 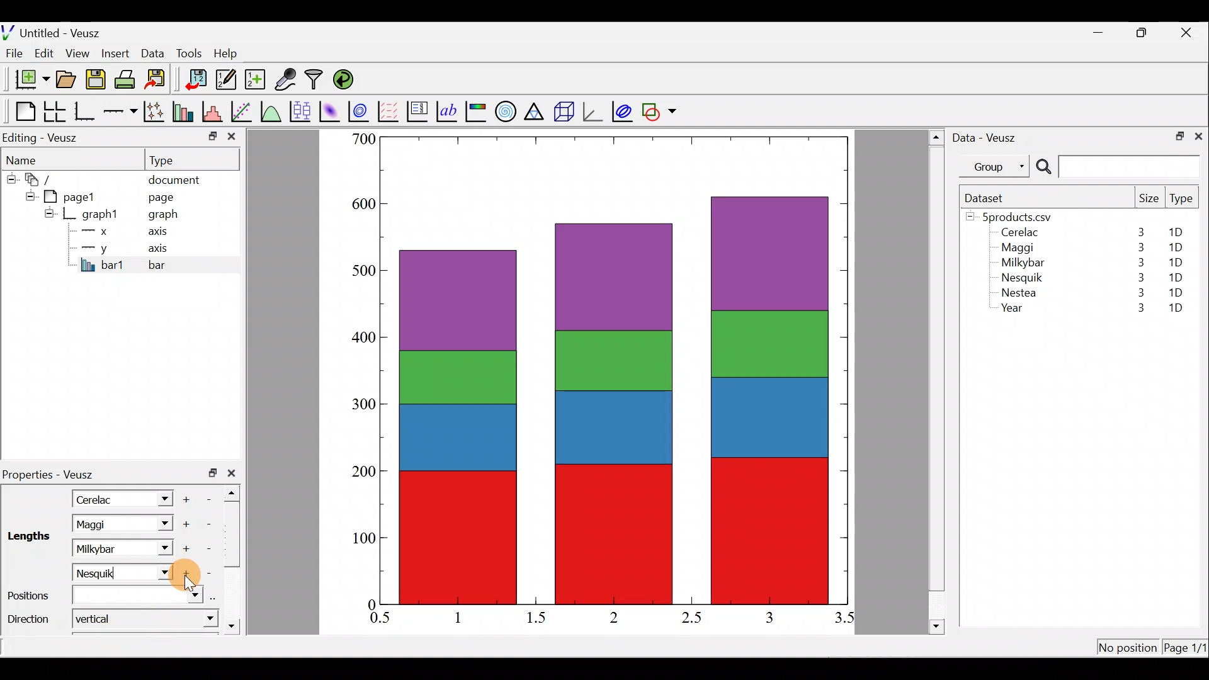 I want to click on Cursor, so click(x=181, y=570).